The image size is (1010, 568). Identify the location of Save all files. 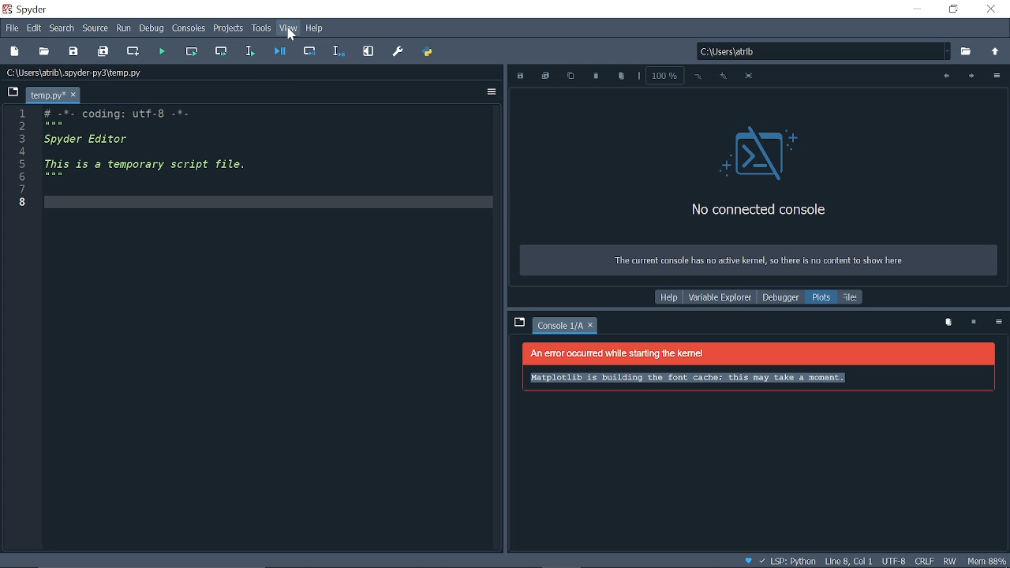
(104, 50).